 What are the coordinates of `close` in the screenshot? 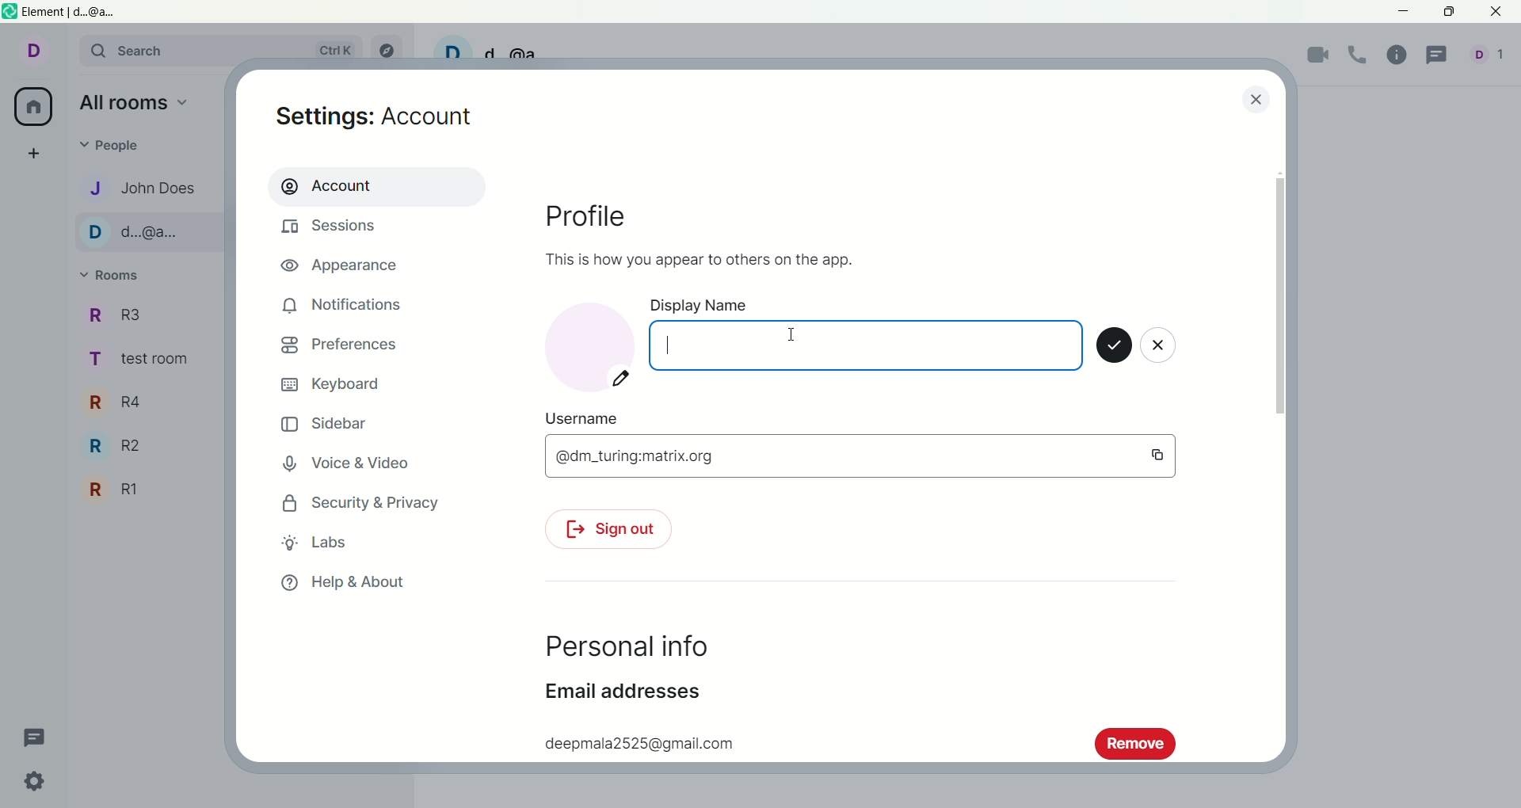 It's located at (1498, 13).